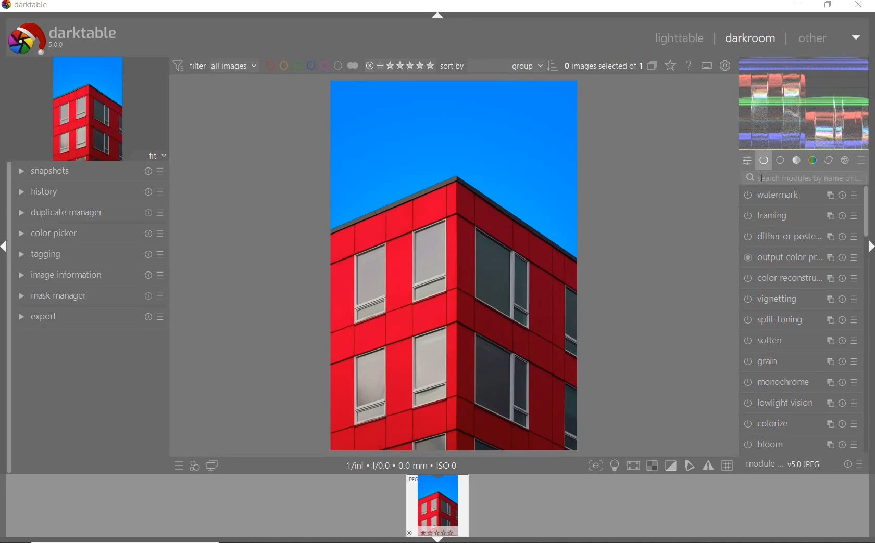  I want to click on mask manager, so click(89, 295).